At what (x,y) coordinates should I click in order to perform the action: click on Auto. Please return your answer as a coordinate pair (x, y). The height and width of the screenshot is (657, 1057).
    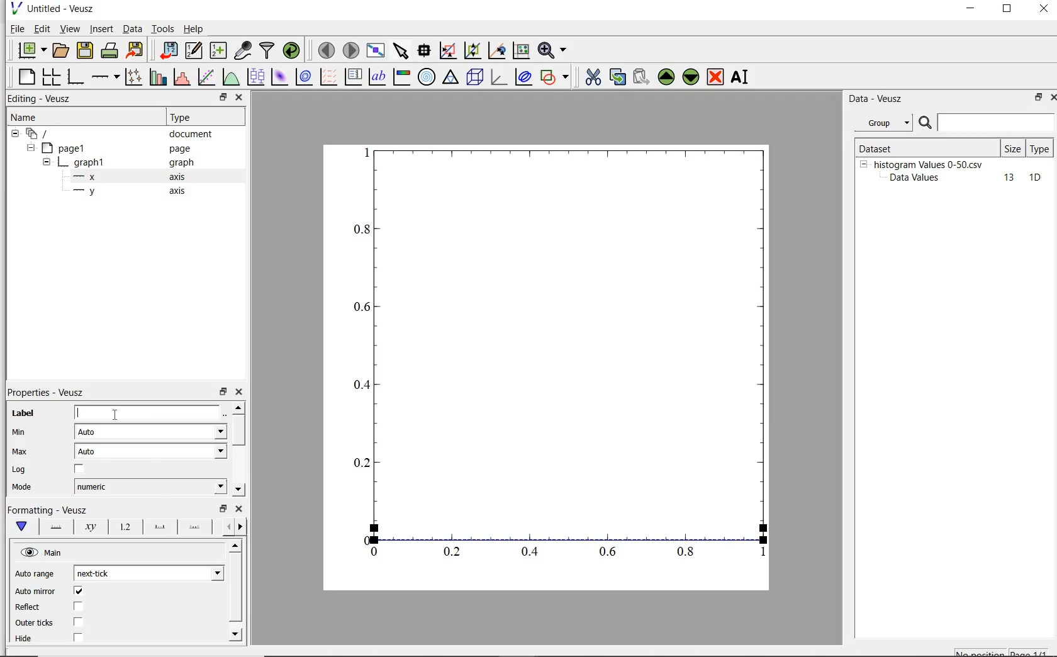
    Looking at the image, I should click on (150, 432).